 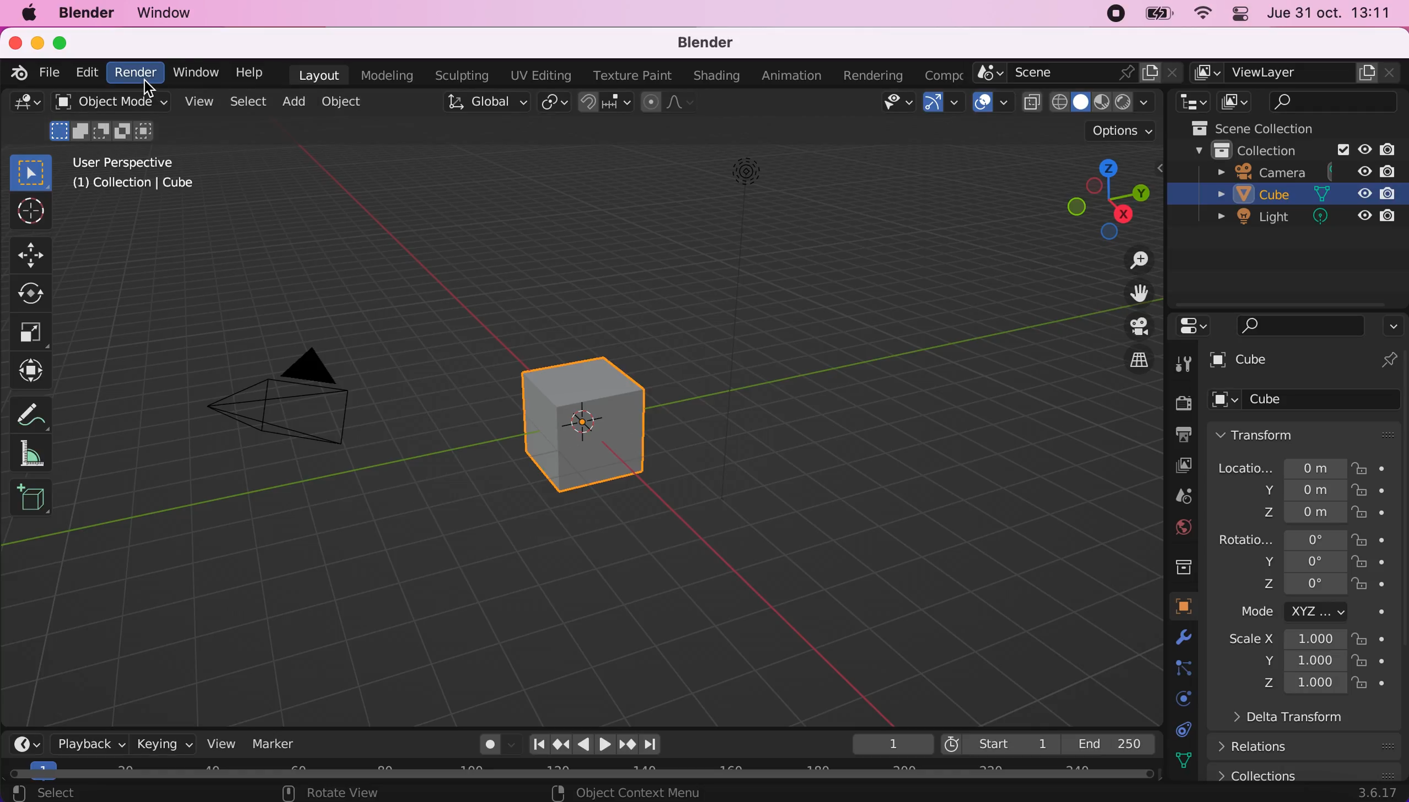 What do you see at coordinates (31, 255) in the screenshot?
I see `move` at bounding box center [31, 255].